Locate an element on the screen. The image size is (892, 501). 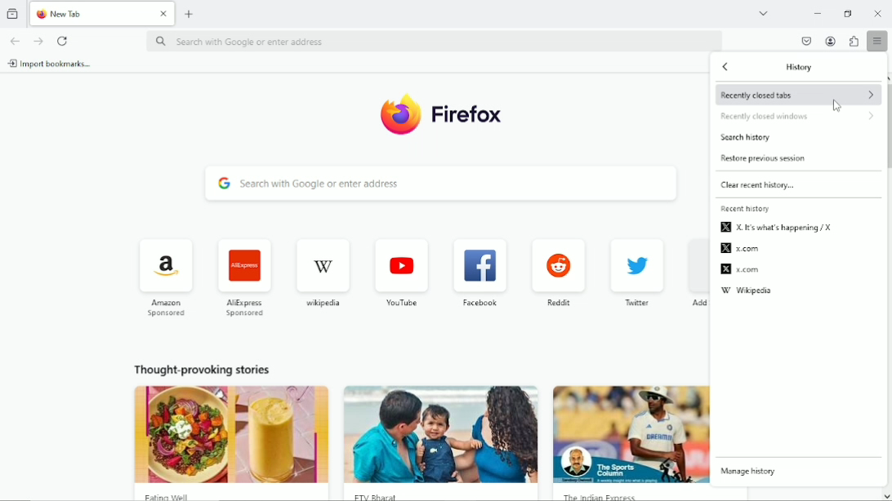
wikipedia is located at coordinates (321, 303).